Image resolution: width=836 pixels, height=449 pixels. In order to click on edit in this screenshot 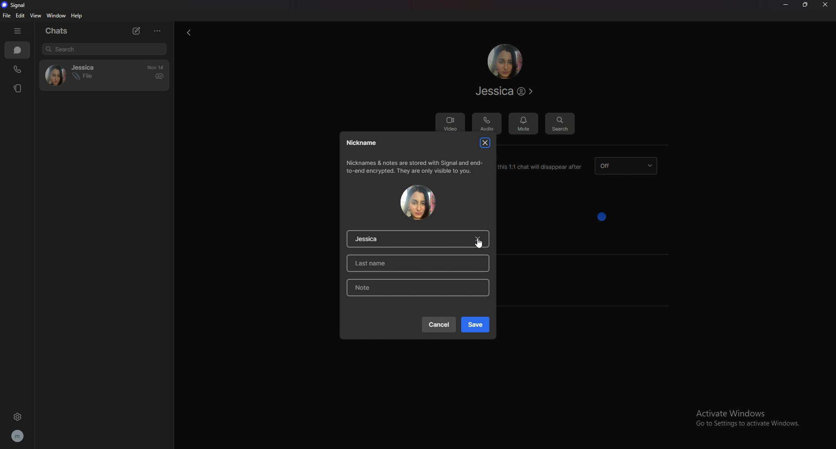, I will do `click(20, 16)`.